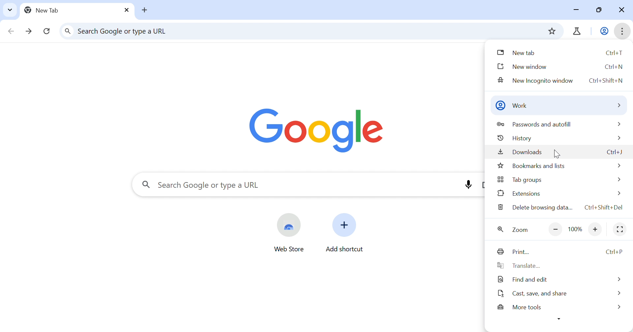 The height and width of the screenshot is (332, 633). Describe the element at coordinates (614, 153) in the screenshot. I see `Ctrl+J` at that location.